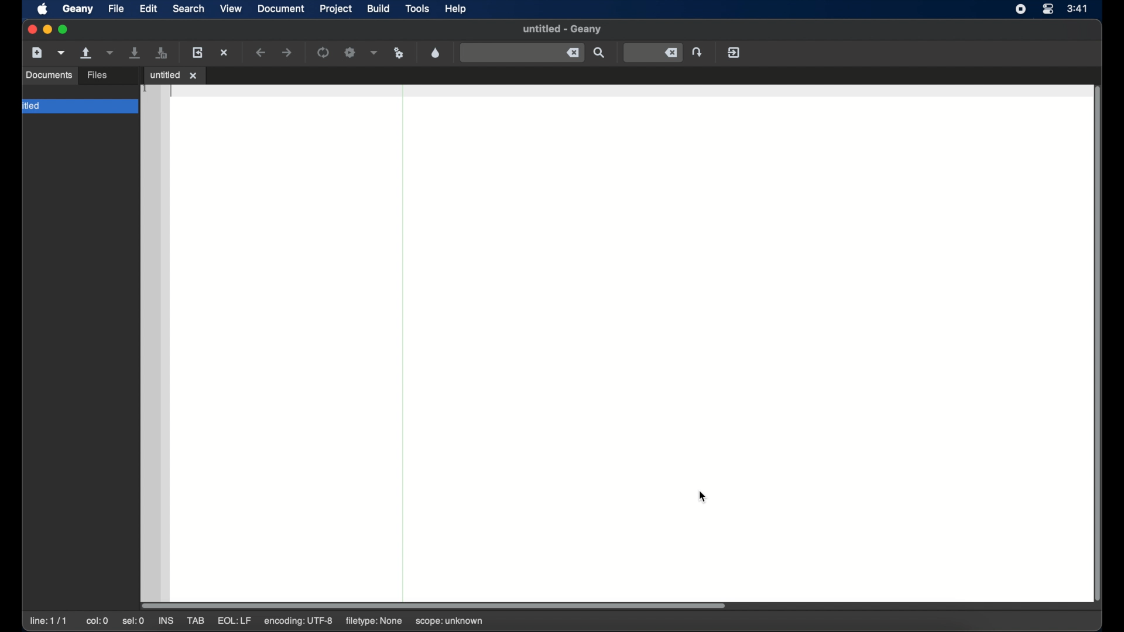  What do you see at coordinates (225, 52) in the screenshot?
I see `close the current file` at bounding box center [225, 52].